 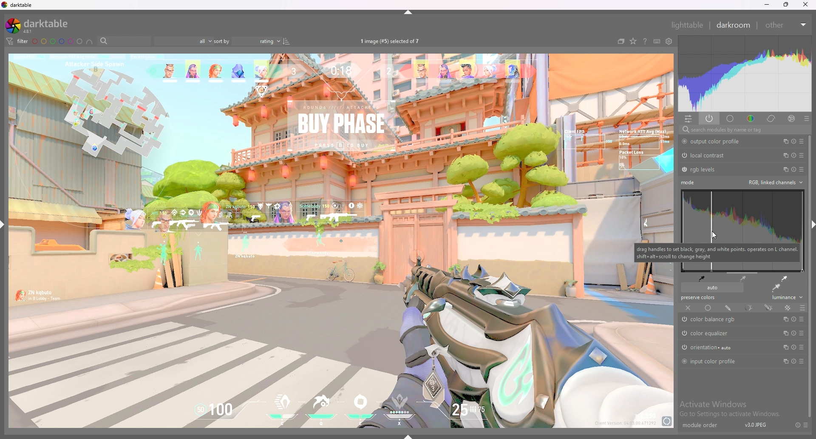 I want to click on filter, so click(x=17, y=42).